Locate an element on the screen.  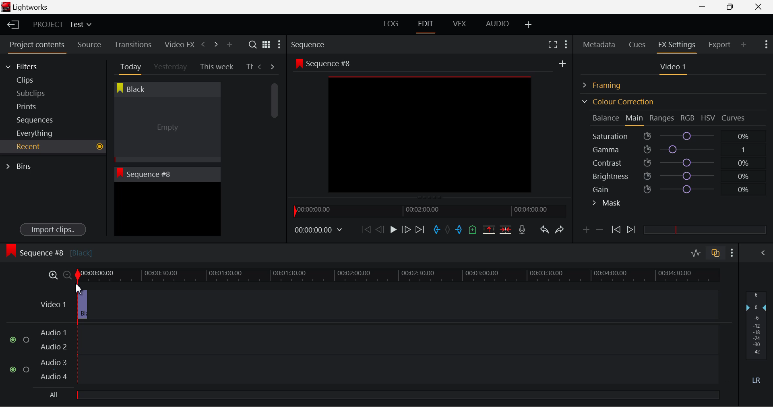
Video 1 Settings is located at coordinates (674, 69).